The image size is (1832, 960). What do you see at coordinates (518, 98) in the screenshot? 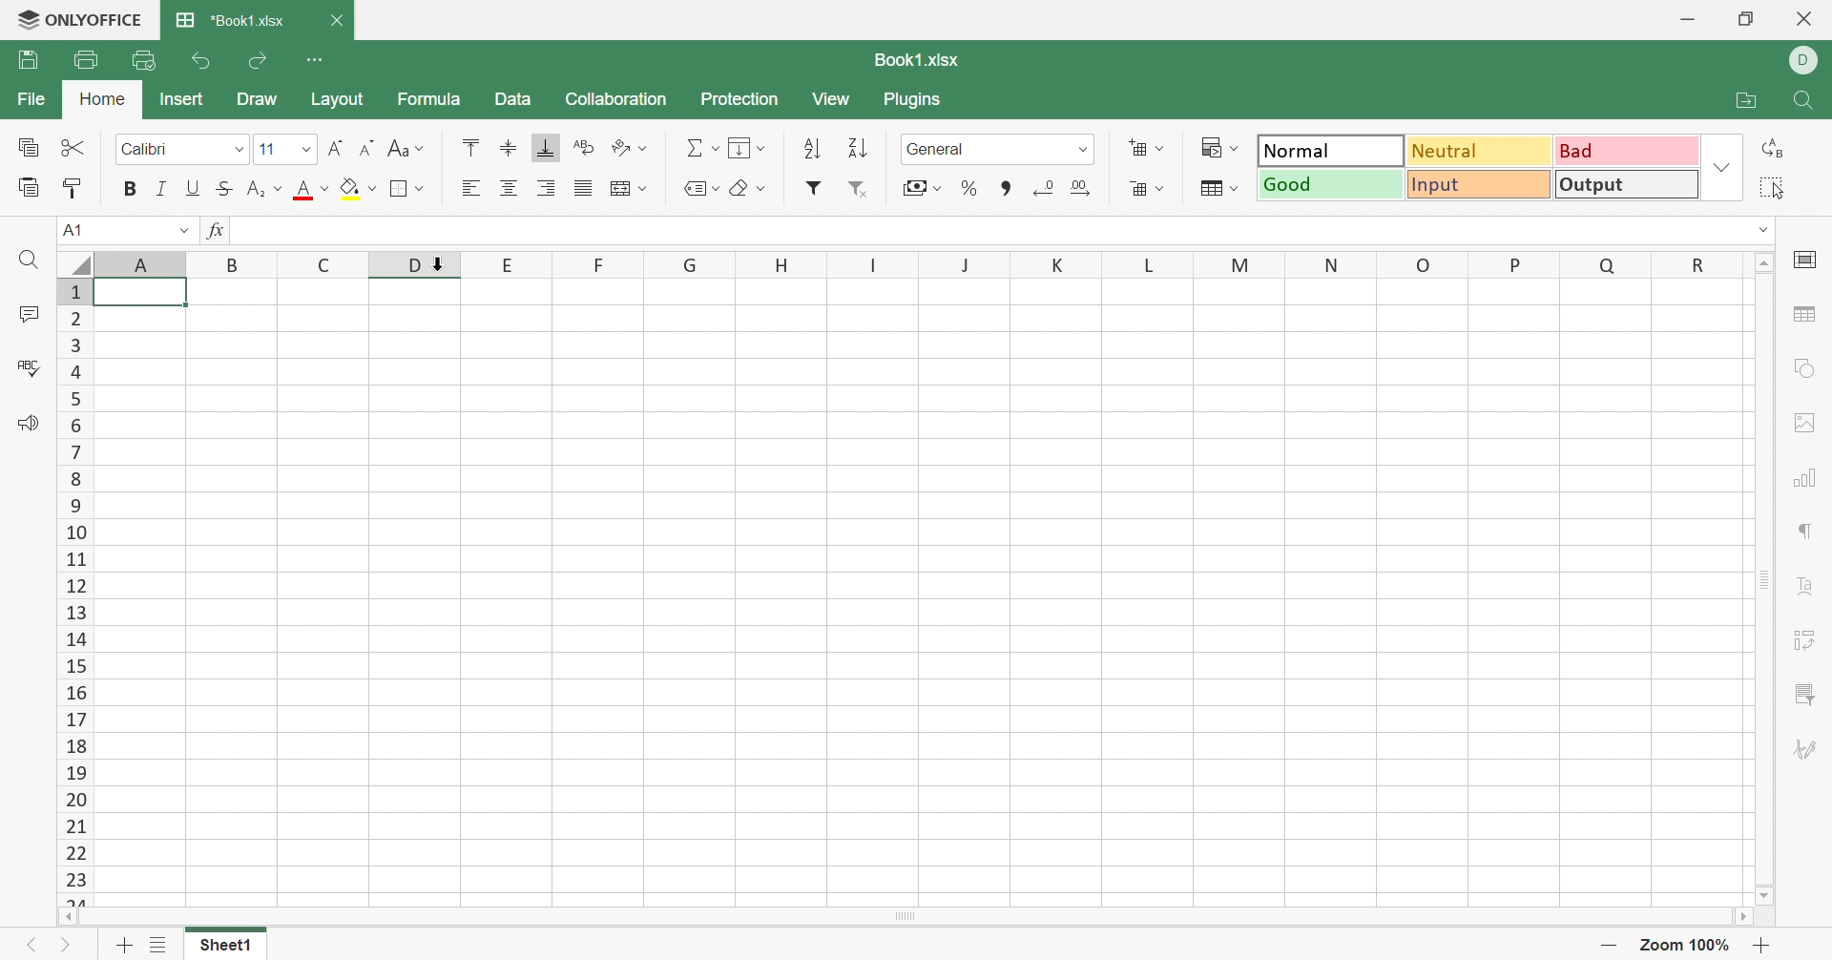
I see `Data` at bounding box center [518, 98].